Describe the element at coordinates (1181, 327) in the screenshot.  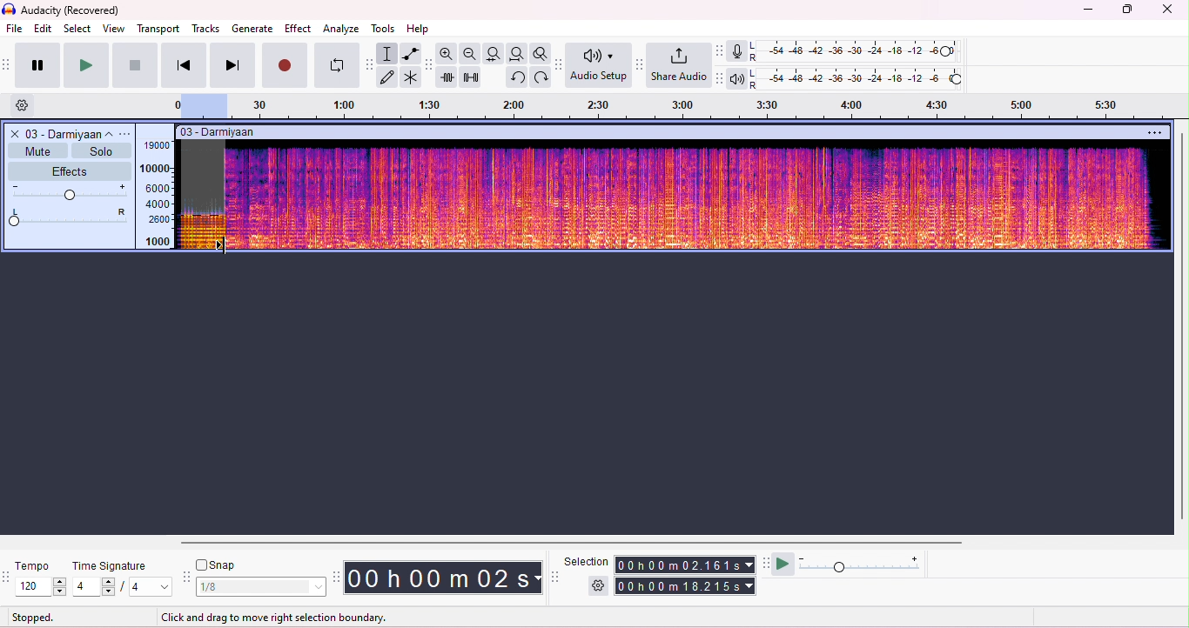
I see `vertical scroll bar` at that location.